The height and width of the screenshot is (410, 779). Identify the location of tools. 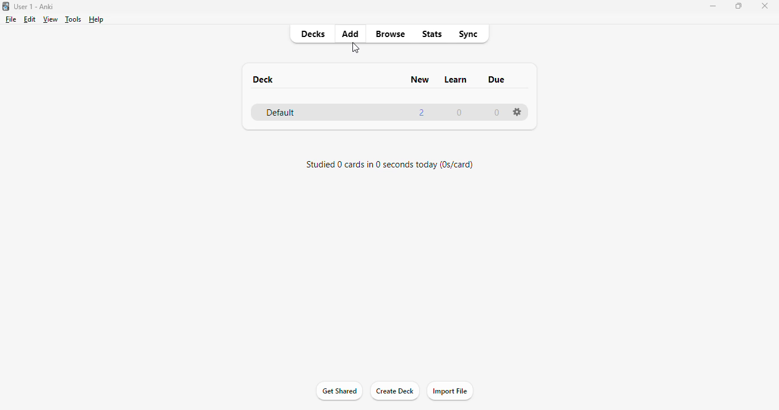
(74, 19).